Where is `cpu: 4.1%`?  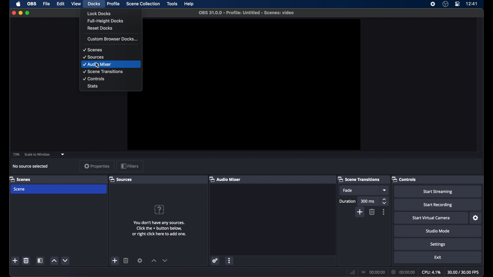
cpu: 4.1% is located at coordinates (431, 272).